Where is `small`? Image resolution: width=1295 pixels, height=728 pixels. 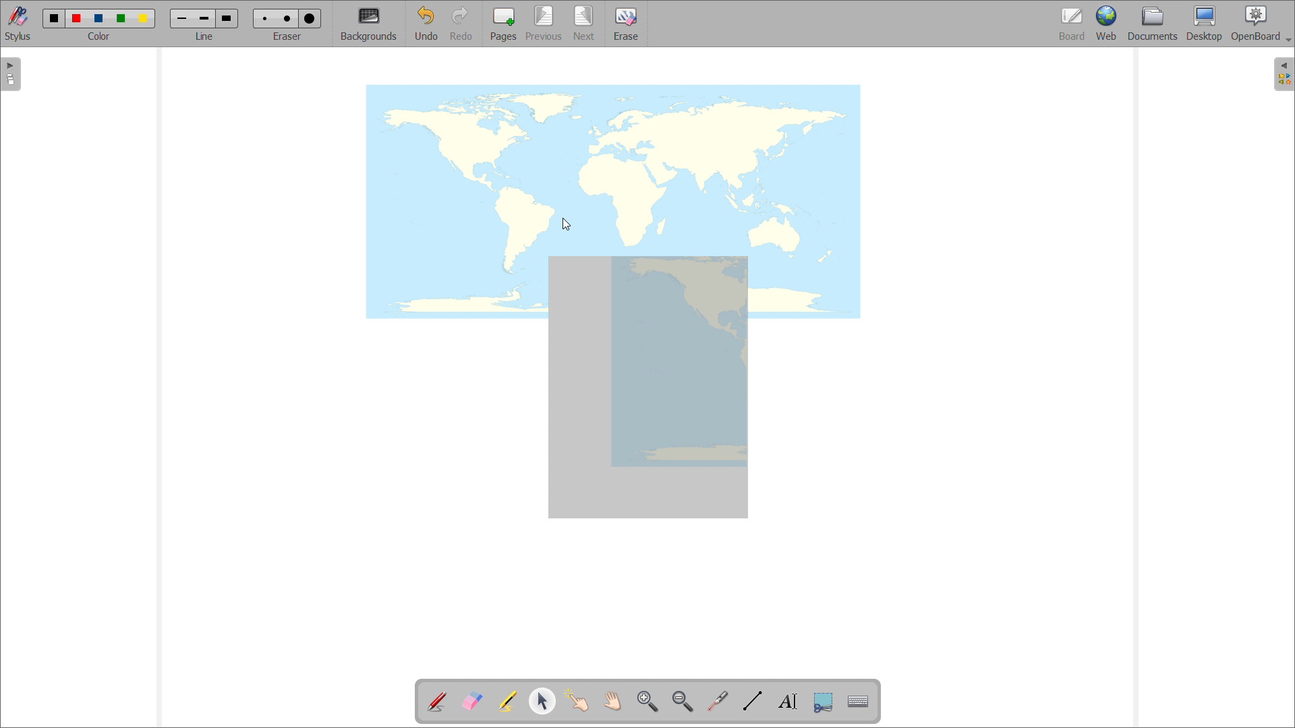
small is located at coordinates (182, 18).